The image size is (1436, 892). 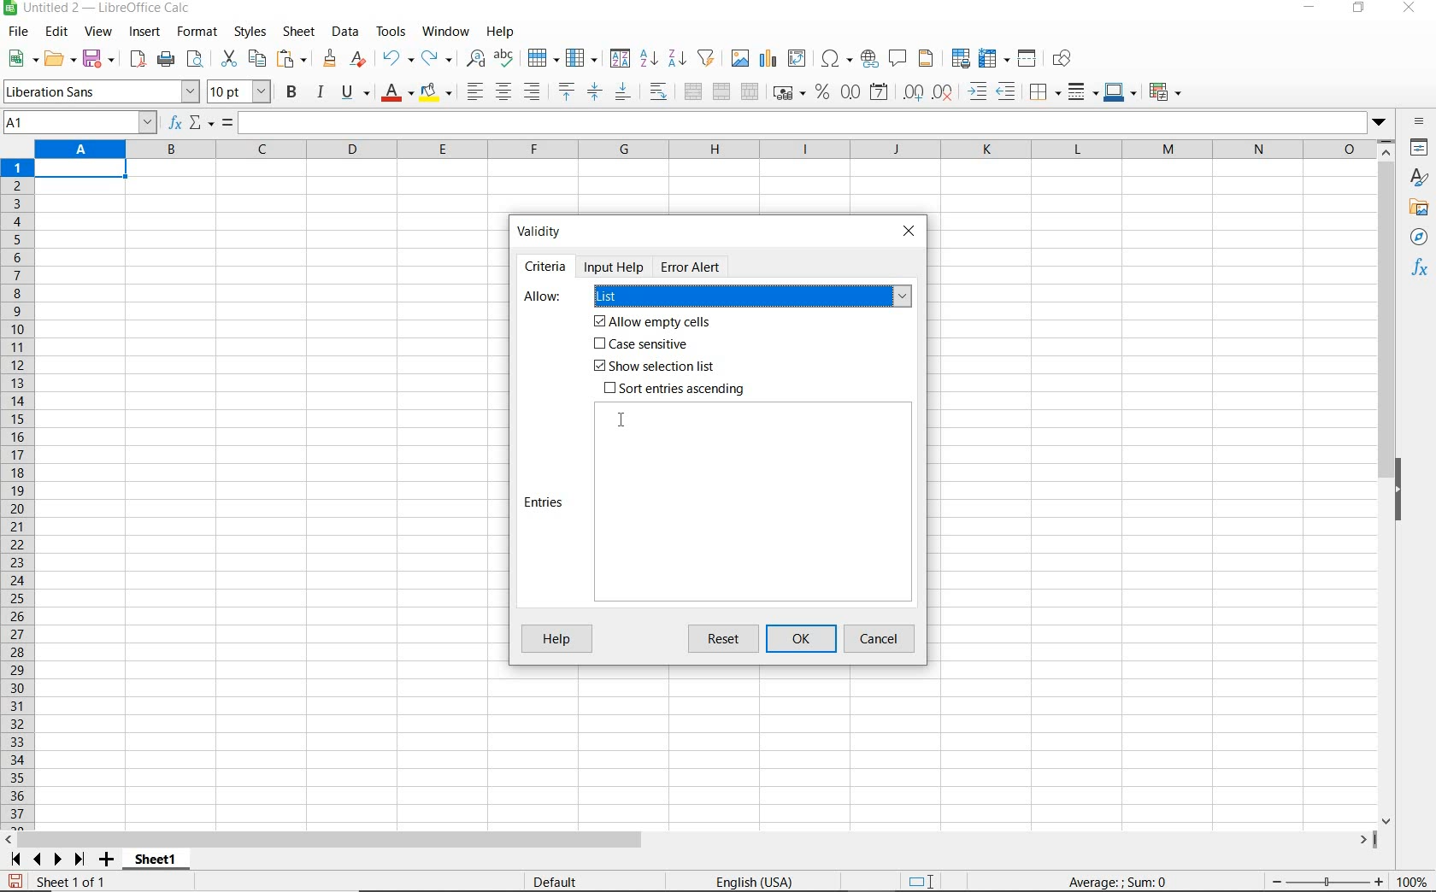 What do you see at coordinates (995, 59) in the screenshot?
I see `freeze rows and columns` at bounding box center [995, 59].